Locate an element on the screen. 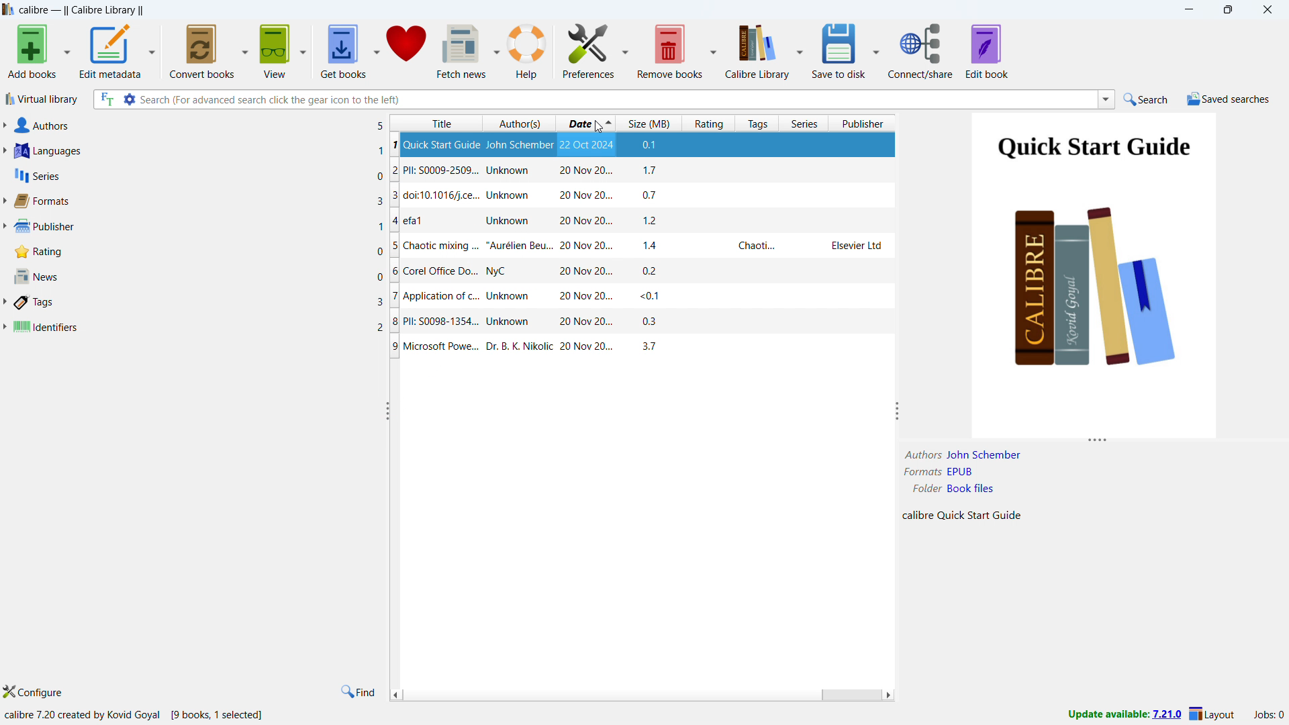 The width and height of the screenshot is (1289, 725). advanced serach is located at coordinates (129, 99).